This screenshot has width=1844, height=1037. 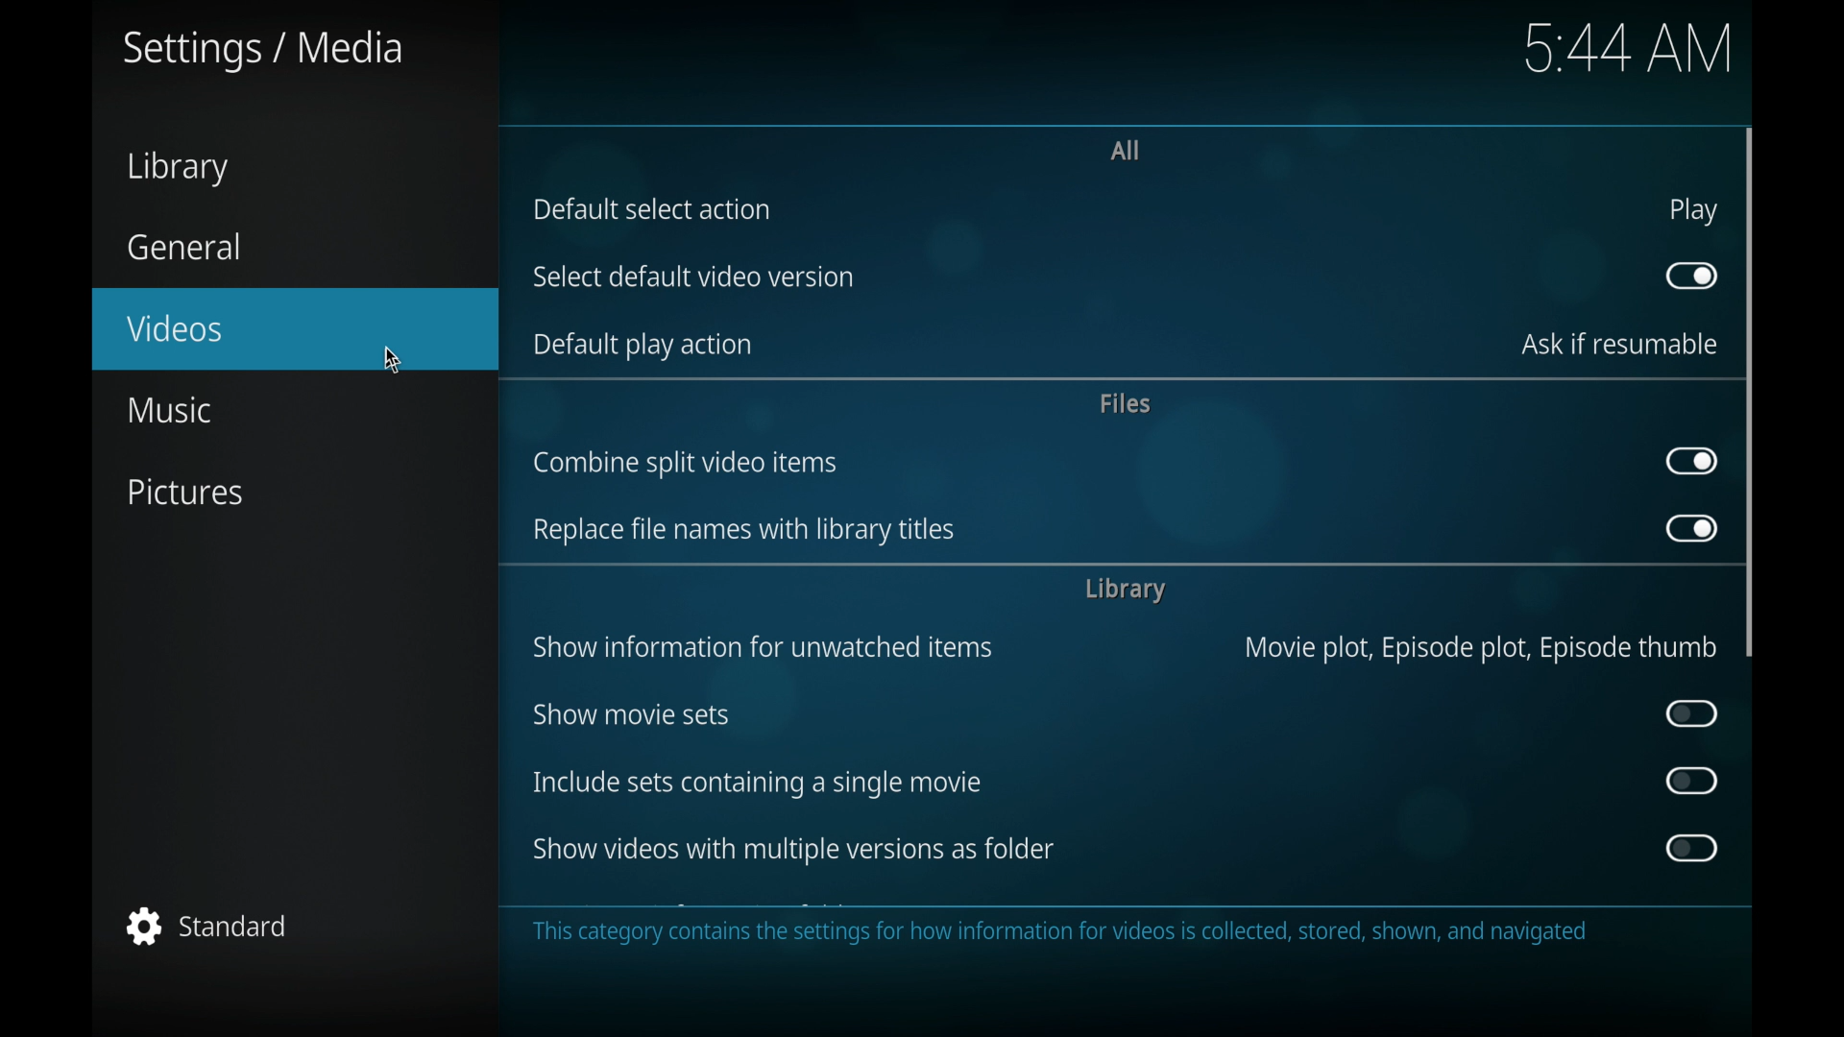 I want to click on scroll box, so click(x=1751, y=392).